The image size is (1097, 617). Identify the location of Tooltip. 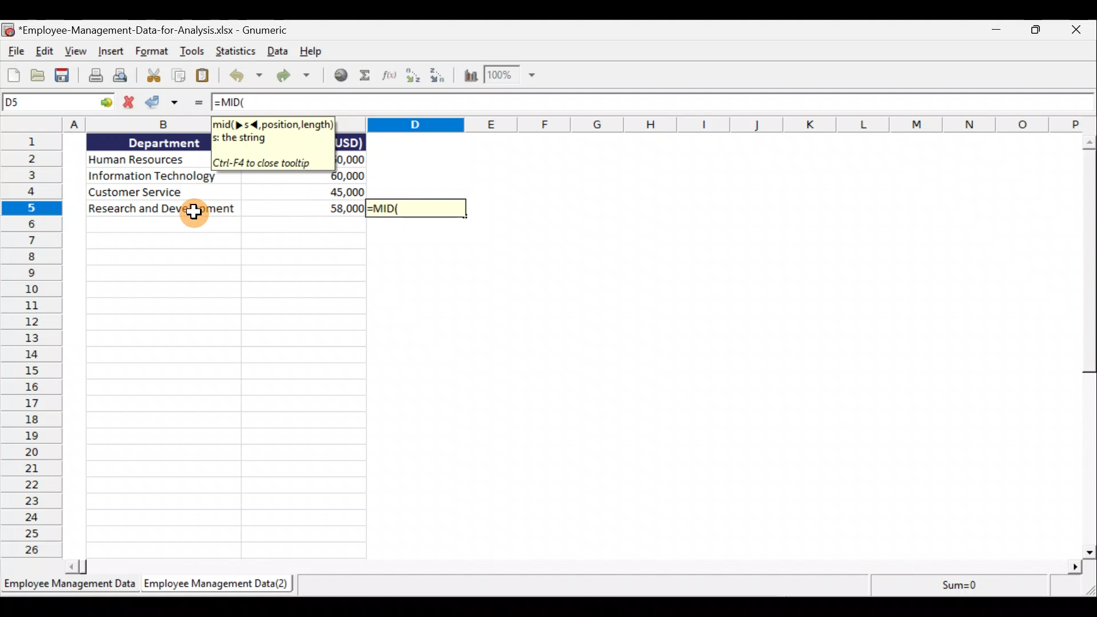
(273, 145).